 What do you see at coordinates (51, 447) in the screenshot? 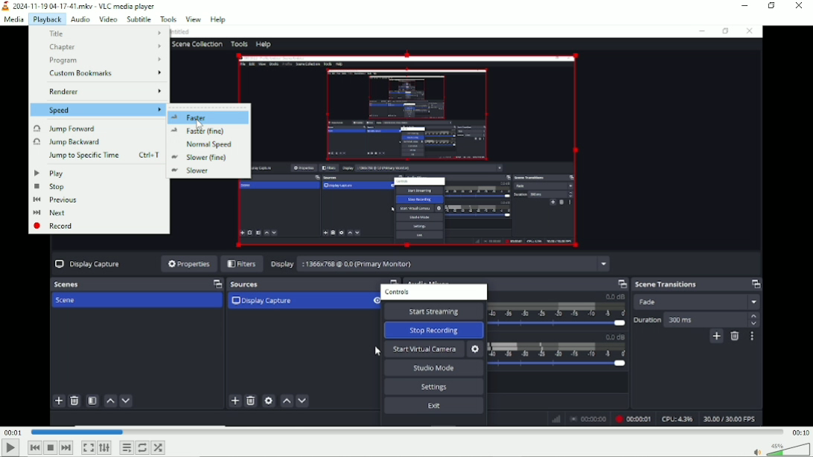
I see `Stop playlist` at bounding box center [51, 447].